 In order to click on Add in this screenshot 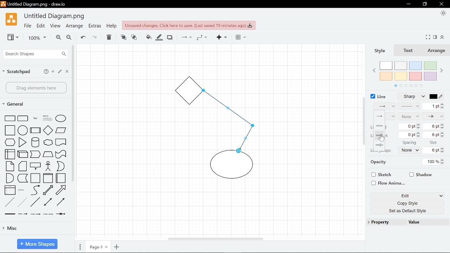, I will do `click(220, 38)`.